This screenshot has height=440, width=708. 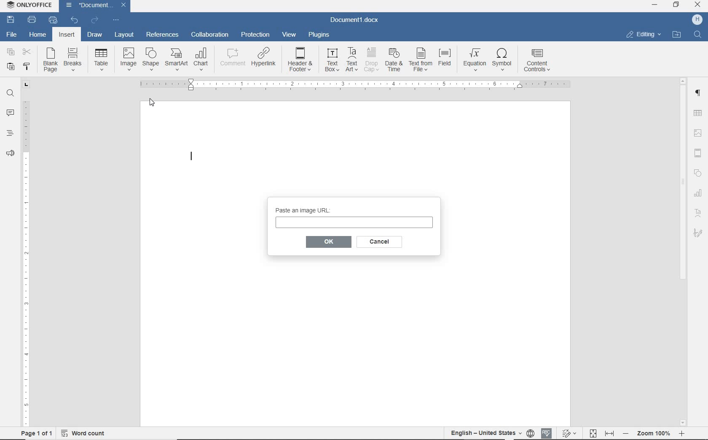 I want to click on Document1.docx(document name), so click(x=354, y=20).